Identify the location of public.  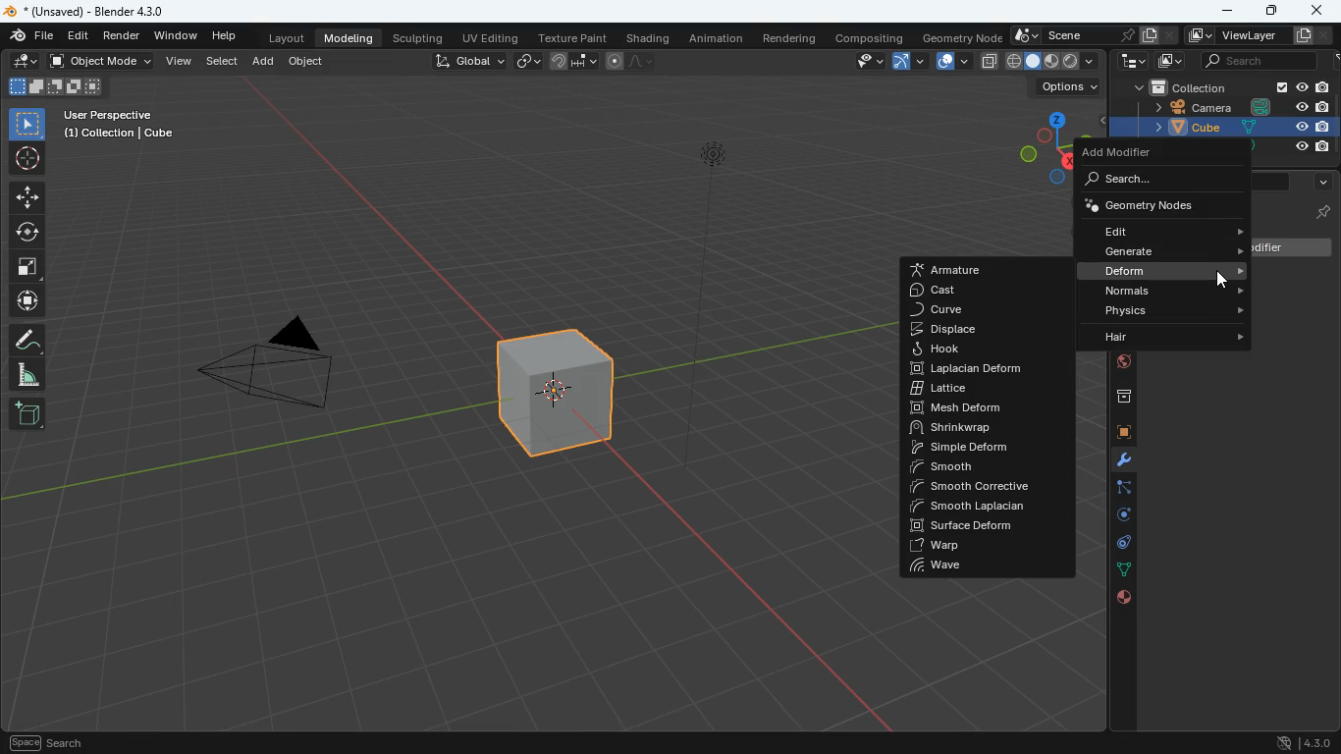
(1123, 599).